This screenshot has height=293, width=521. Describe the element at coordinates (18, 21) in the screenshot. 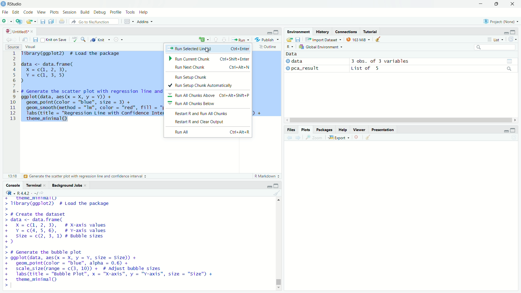

I see `Create a project` at that location.